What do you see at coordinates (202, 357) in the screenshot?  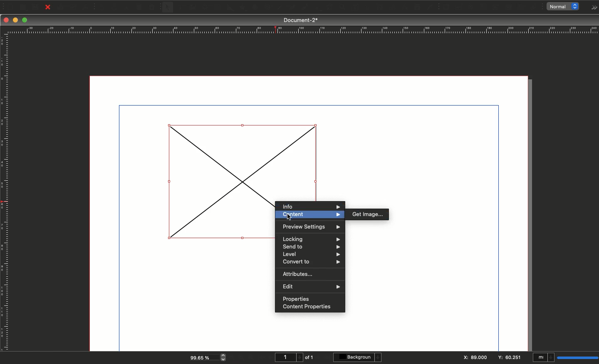 I see `99.65 %` at bounding box center [202, 357].